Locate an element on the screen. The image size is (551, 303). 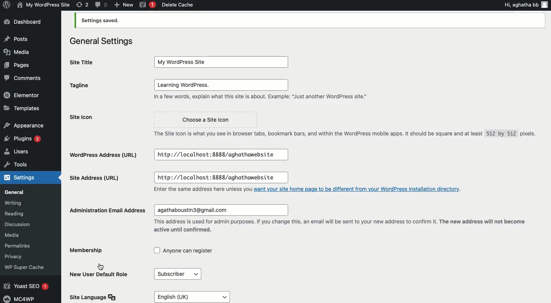
Post is located at coordinates (16, 38).